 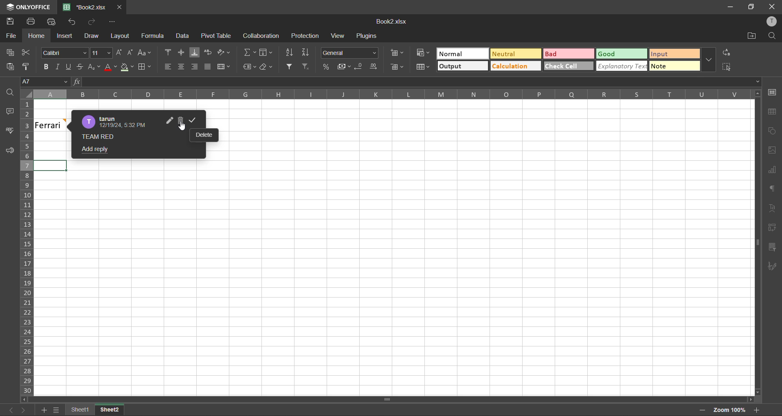 What do you see at coordinates (27, 52) in the screenshot?
I see `cut` at bounding box center [27, 52].